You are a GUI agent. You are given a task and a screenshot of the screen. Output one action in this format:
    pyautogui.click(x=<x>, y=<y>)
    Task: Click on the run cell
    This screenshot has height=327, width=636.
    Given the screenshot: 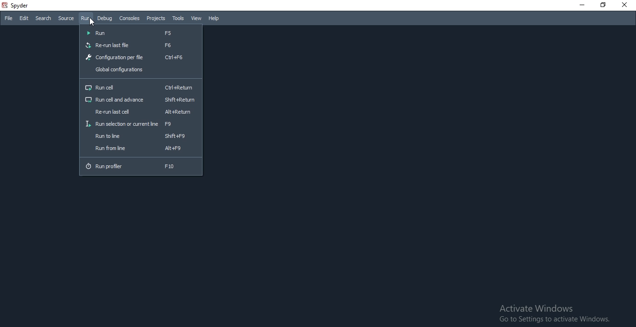 What is the action you would take?
    pyautogui.click(x=142, y=86)
    